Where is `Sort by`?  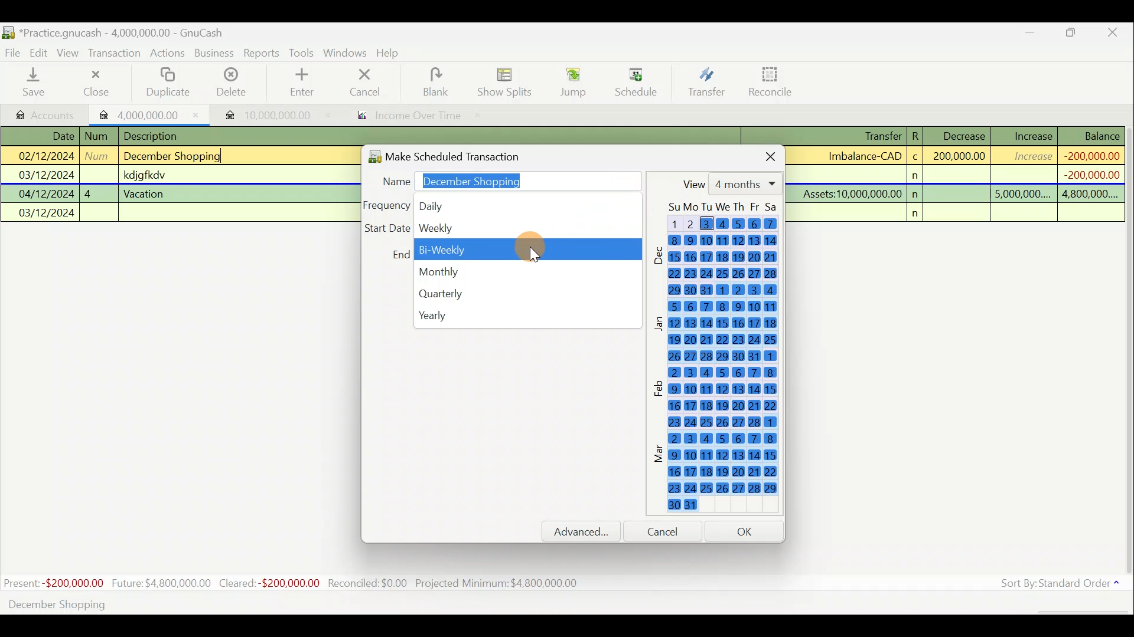
Sort by is located at coordinates (1063, 586).